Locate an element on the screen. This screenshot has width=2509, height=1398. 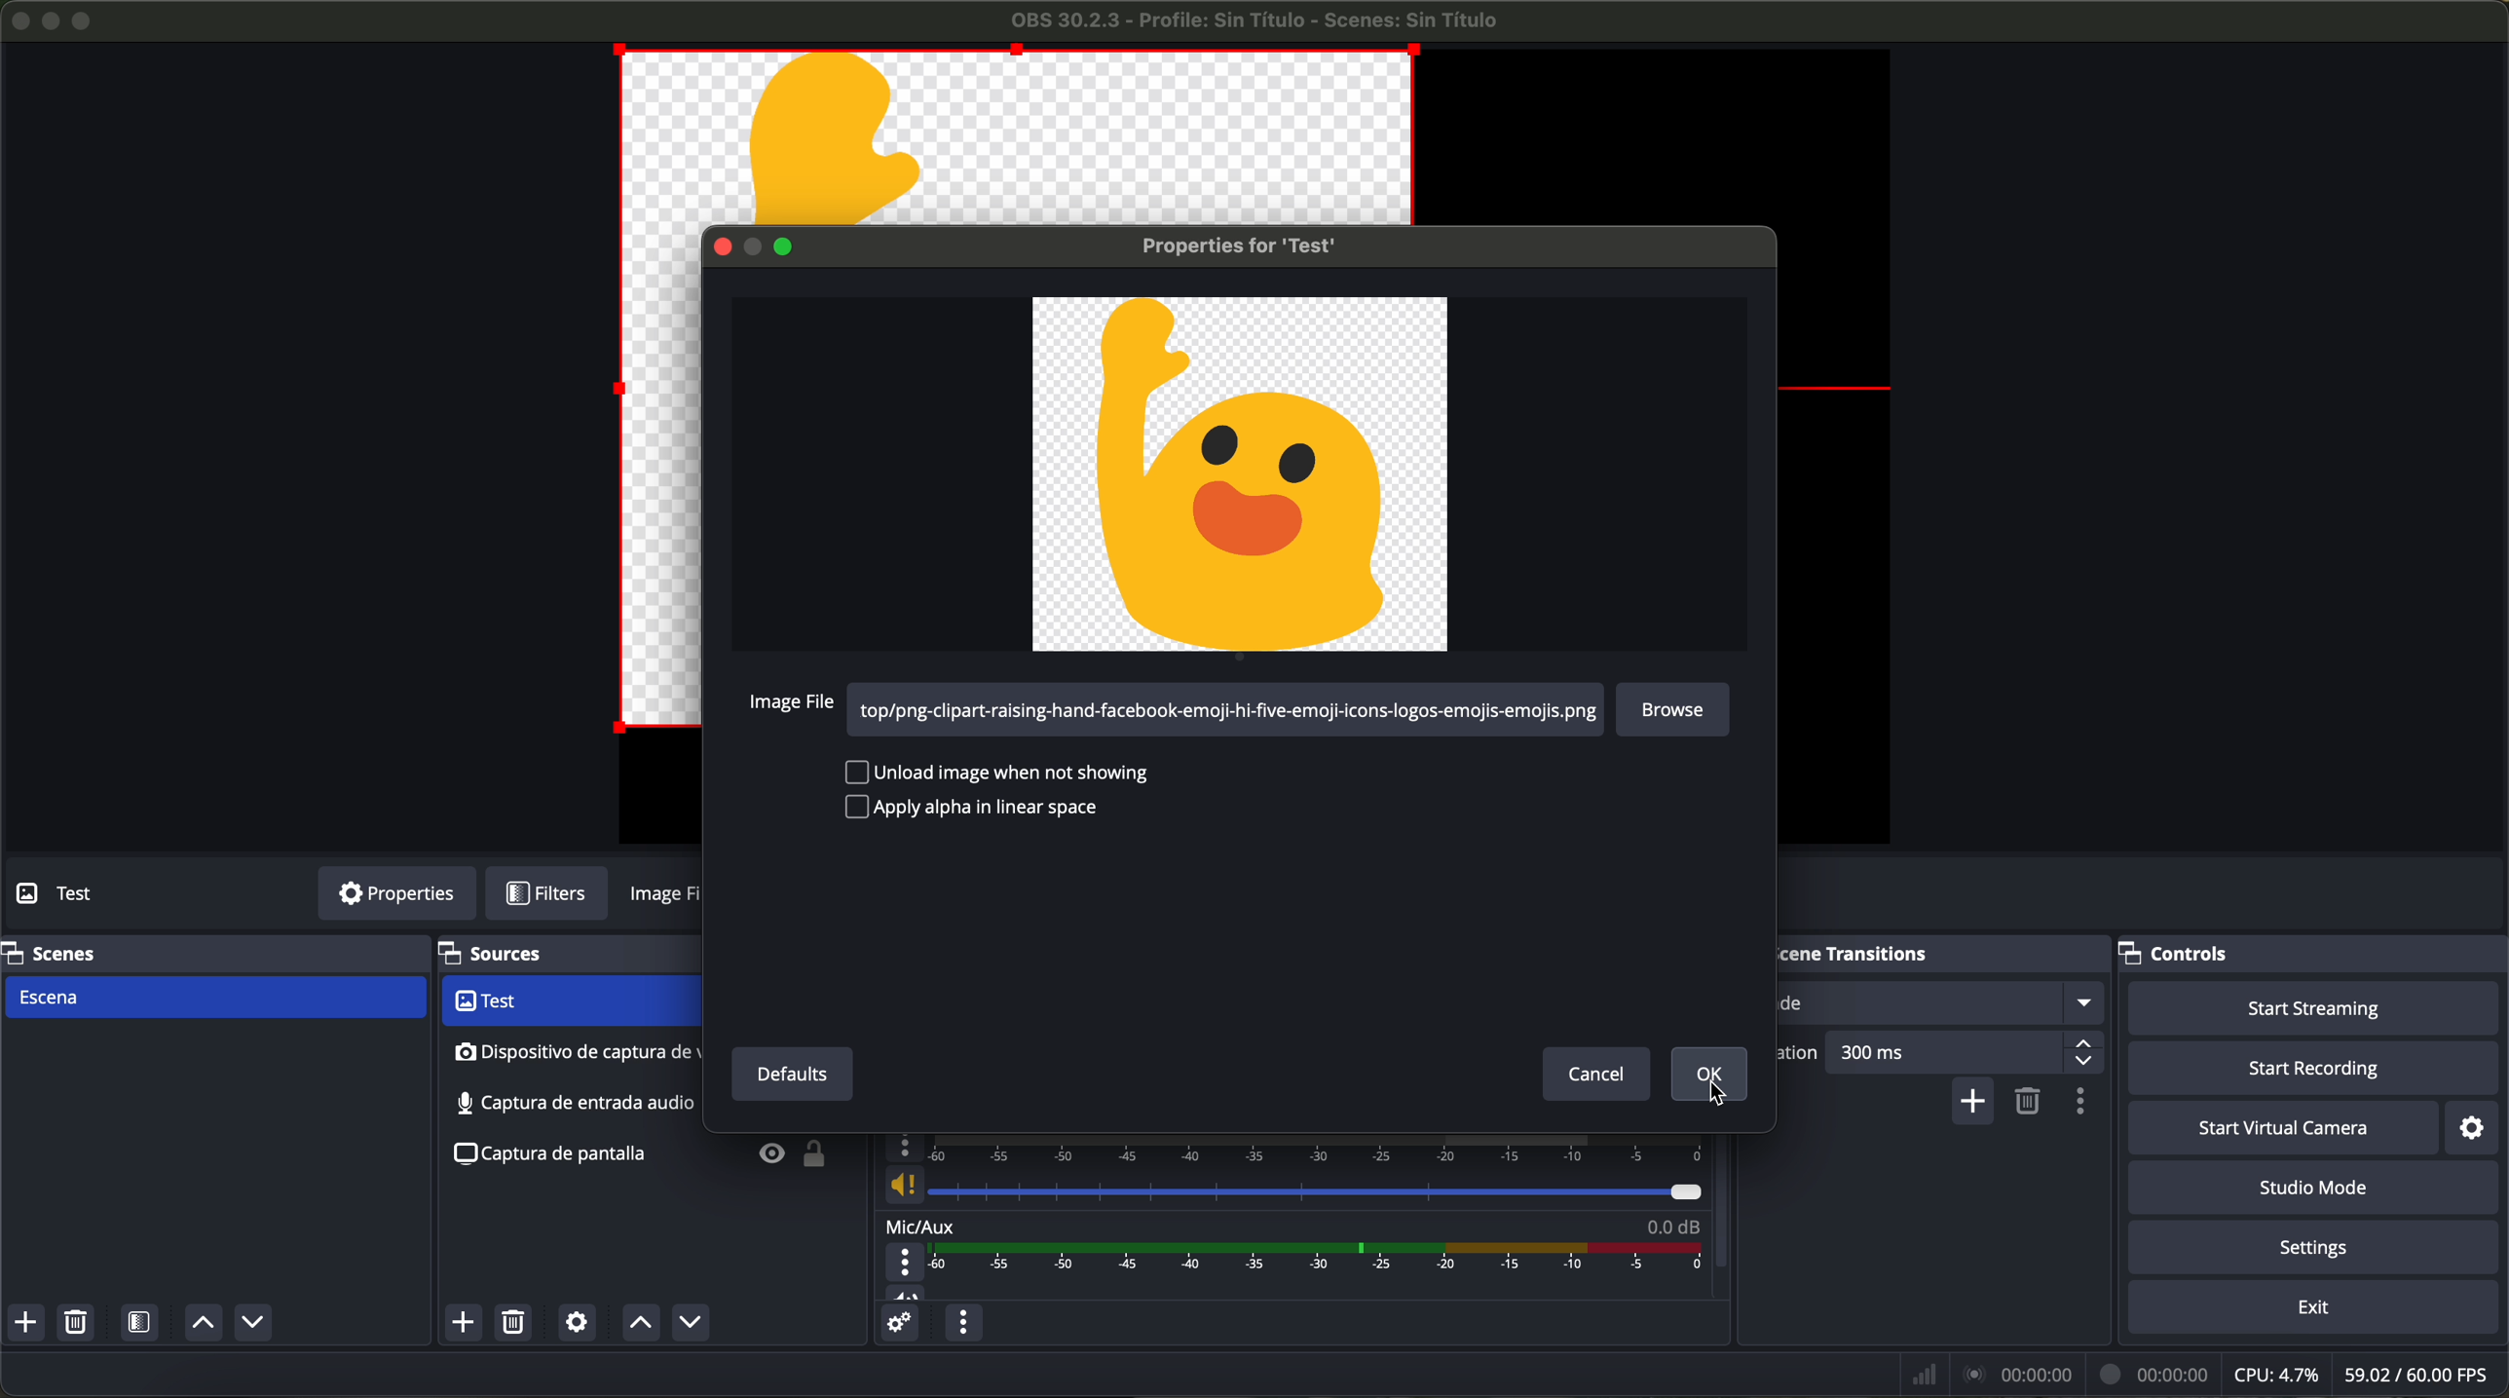
controls is located at coordinates (2192, 949).